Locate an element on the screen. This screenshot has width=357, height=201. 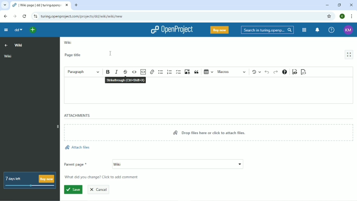
Modules is located at coordinates (304, 30).